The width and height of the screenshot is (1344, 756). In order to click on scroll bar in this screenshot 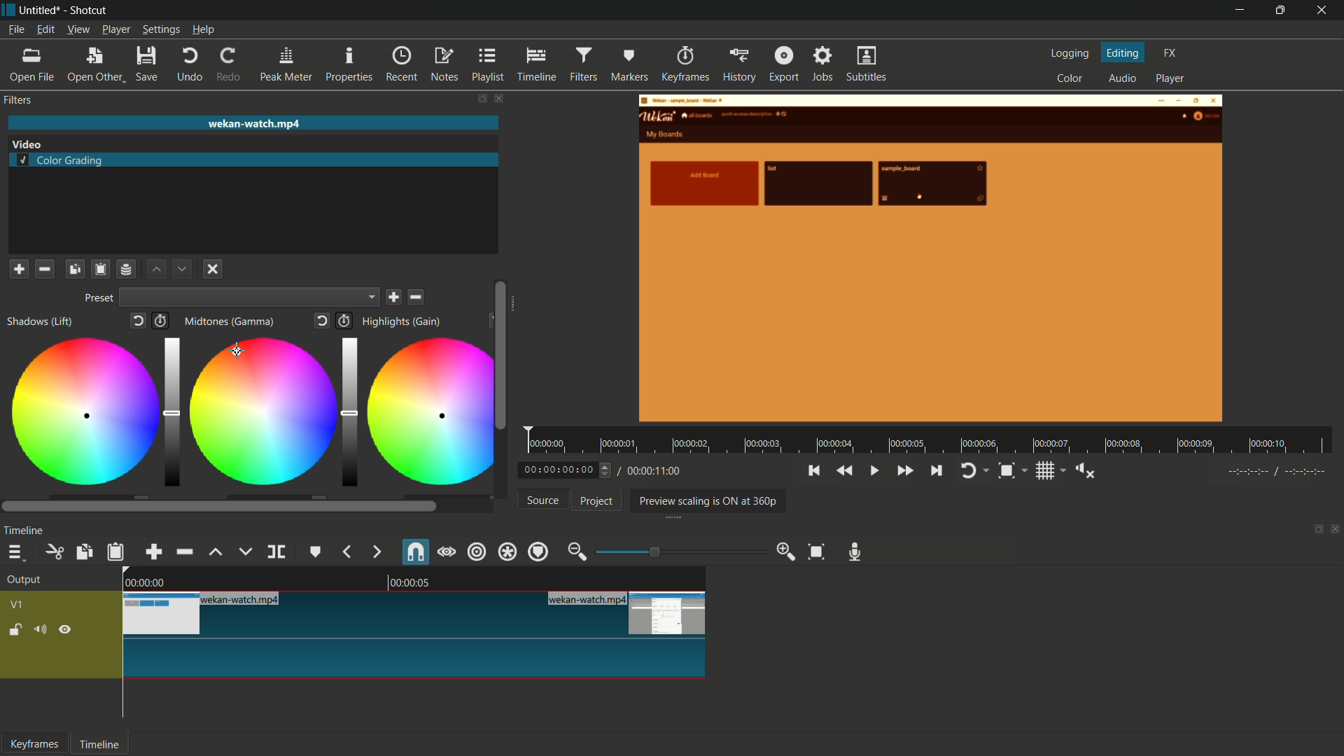, I will do `click(220, 507)`.